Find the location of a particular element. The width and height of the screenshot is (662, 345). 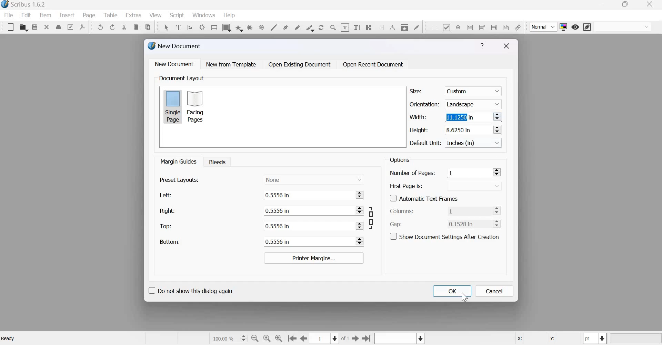

Single page is located at coordinates (173, 106).